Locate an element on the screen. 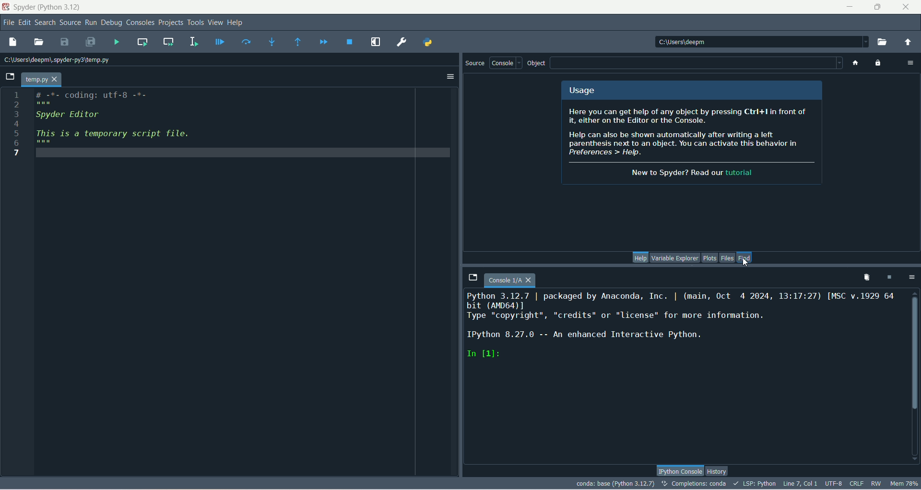 This screenshot has width=921, height=490. Line, col is located at coordinates (799, 483).